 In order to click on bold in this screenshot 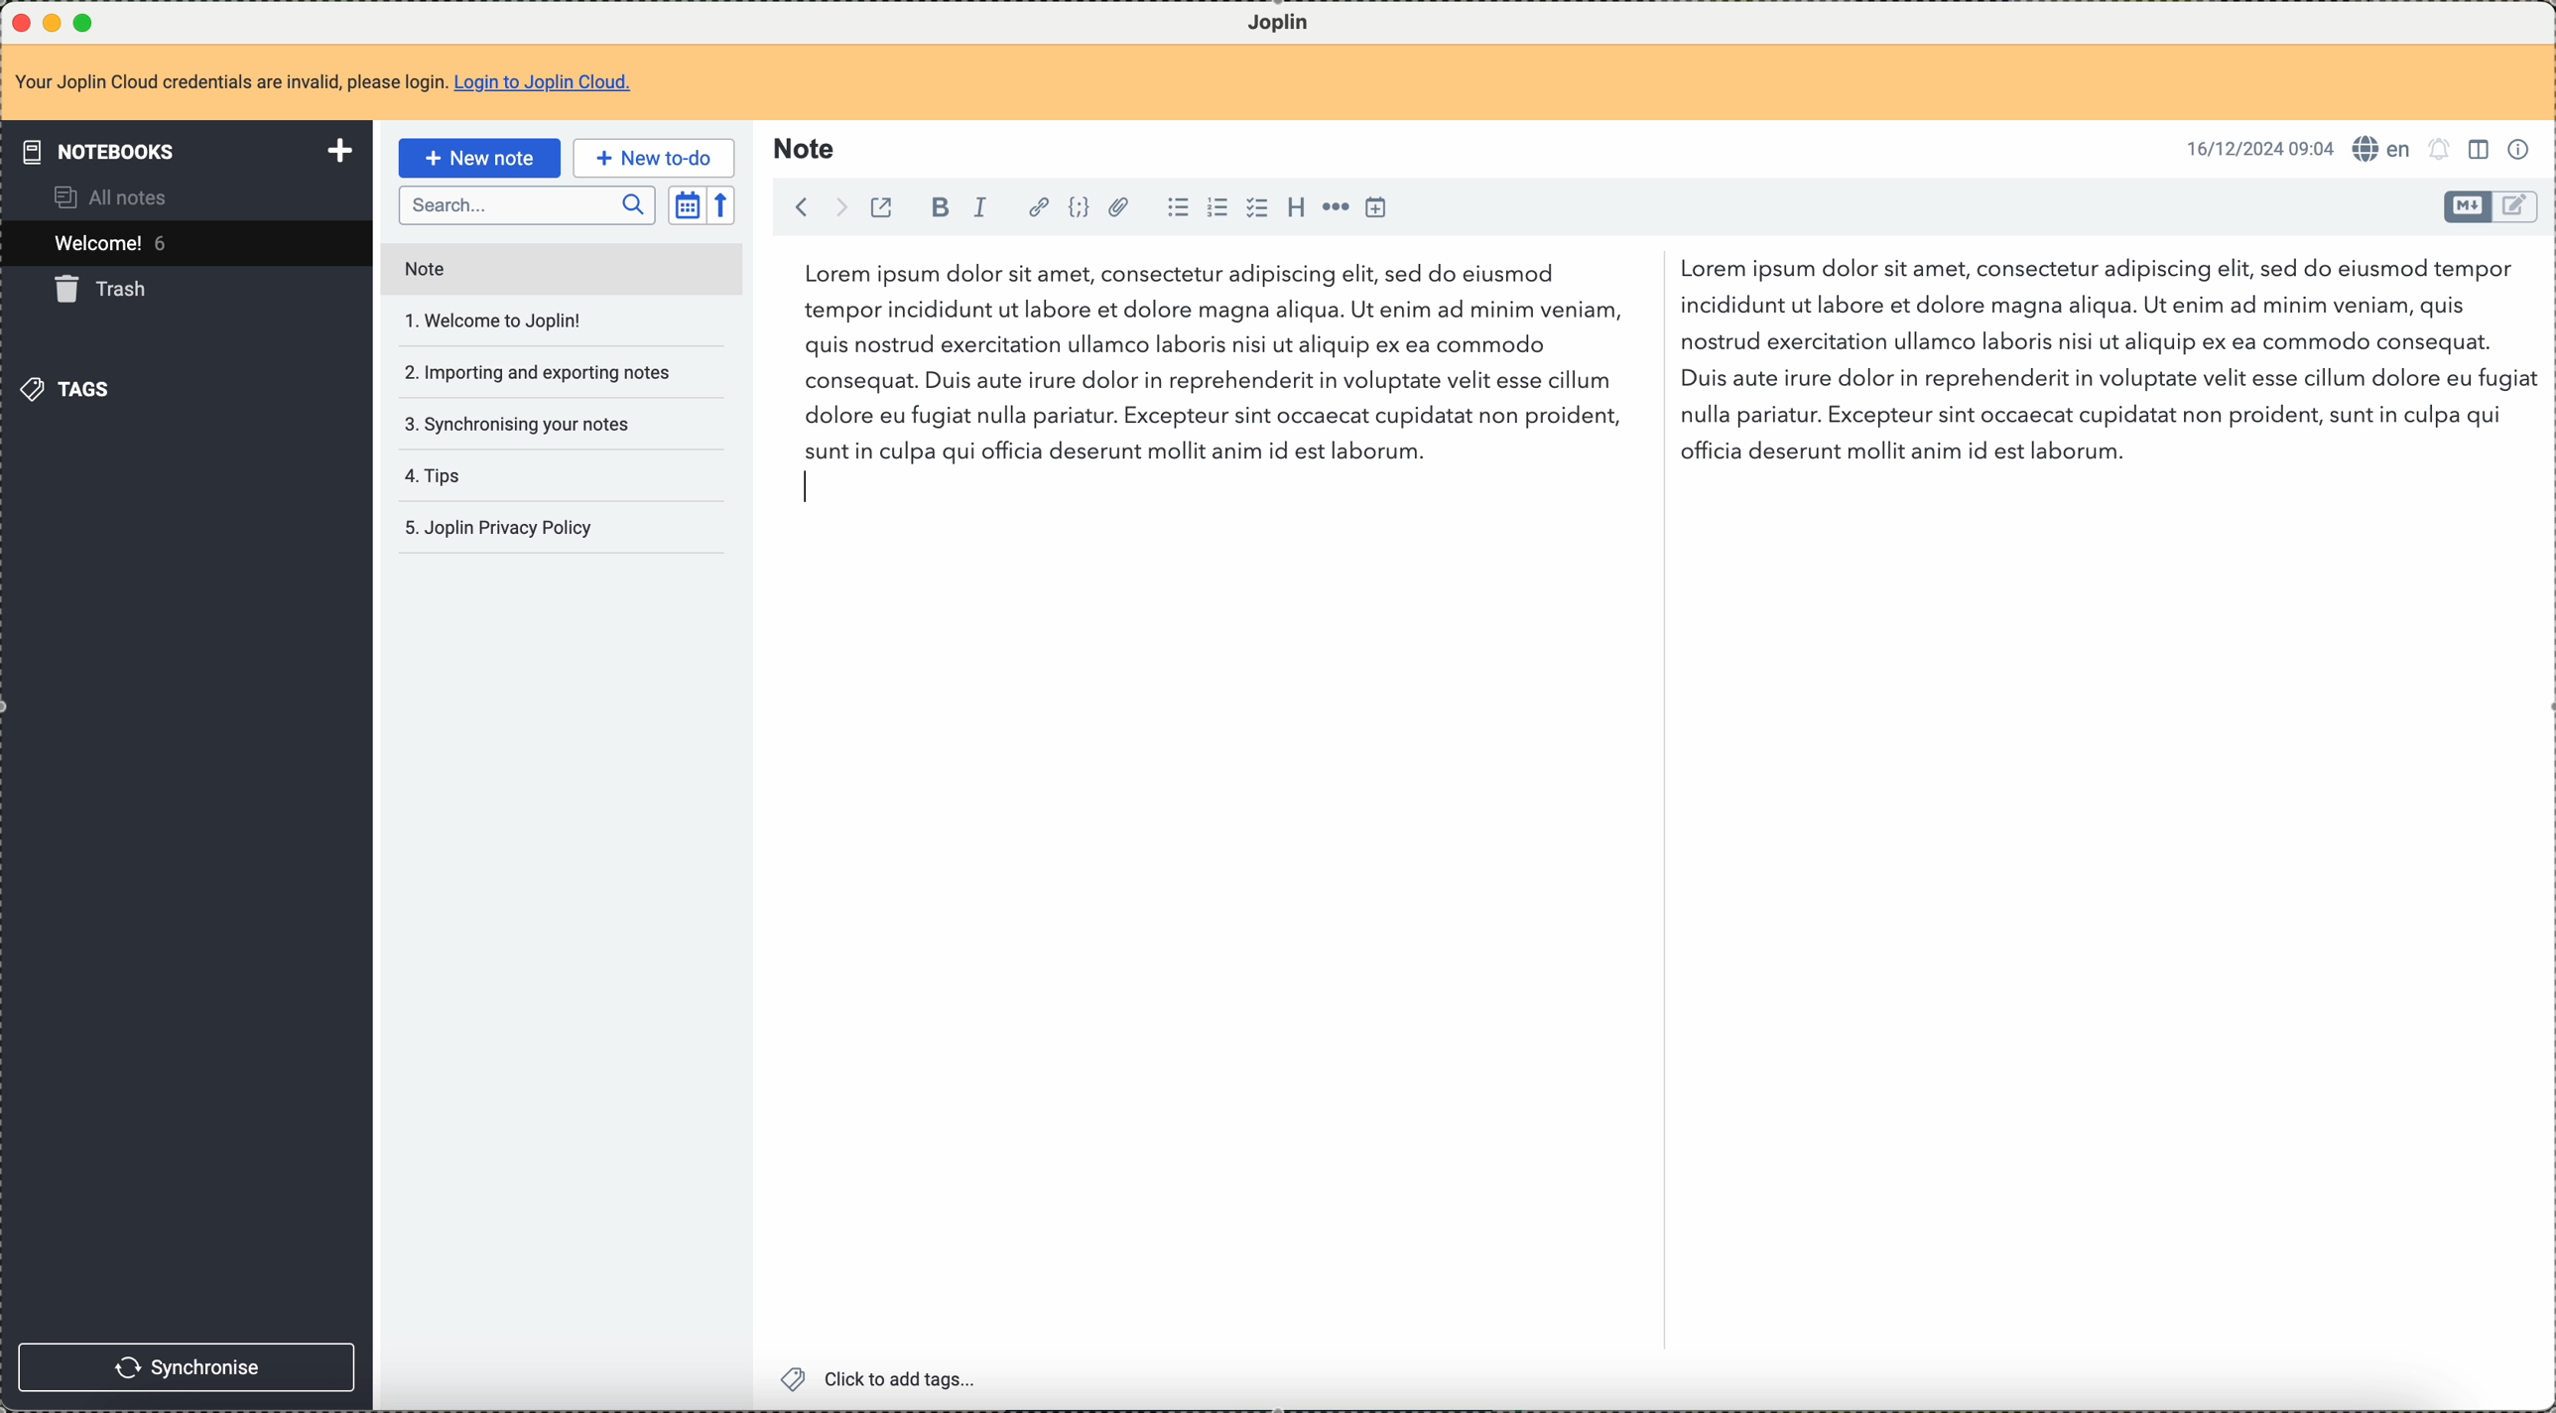, I will do `click(940, 207)`.